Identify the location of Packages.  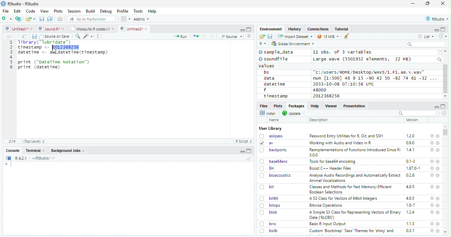
(296, 106).